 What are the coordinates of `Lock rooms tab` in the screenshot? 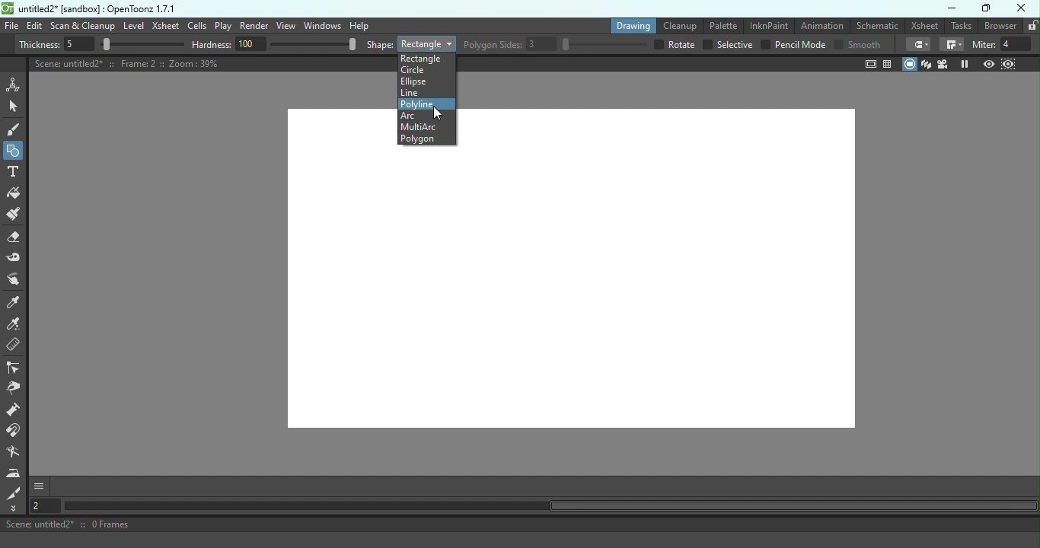 It's located at (1032, 26).